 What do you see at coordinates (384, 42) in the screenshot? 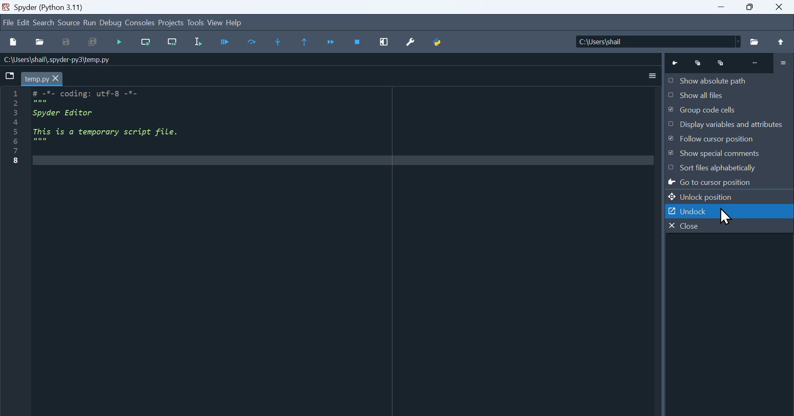
I see `Maximise current window` at bounding box center [384, 42].